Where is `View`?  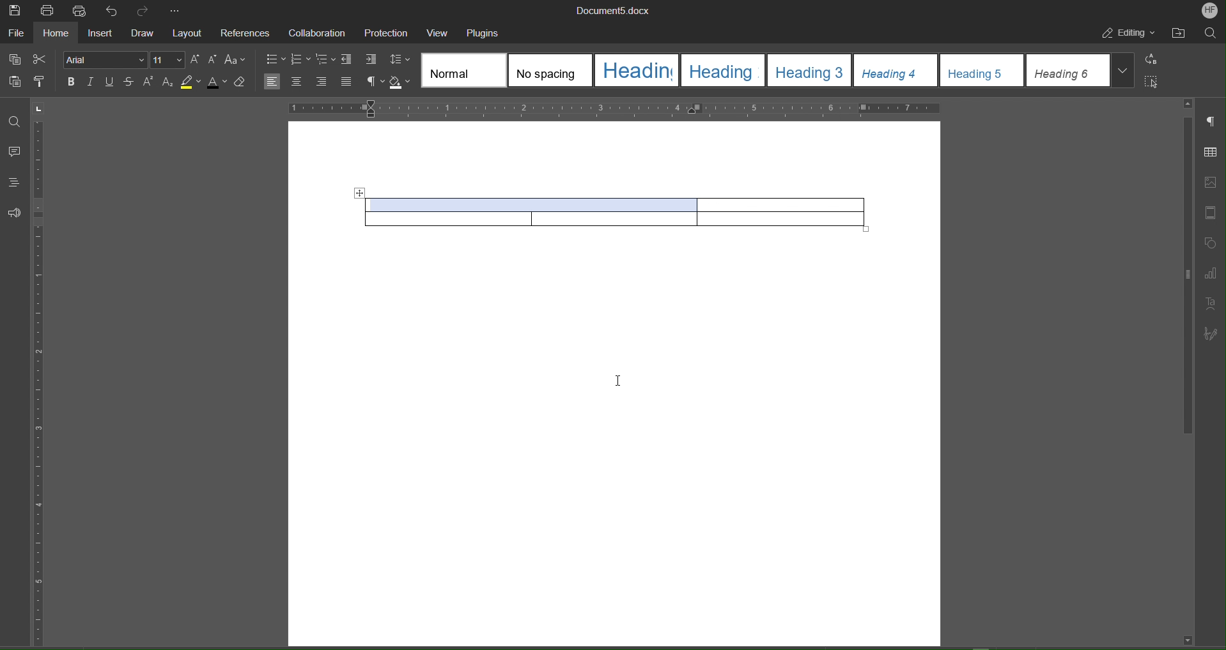 View is located at coordinates (440, 33).